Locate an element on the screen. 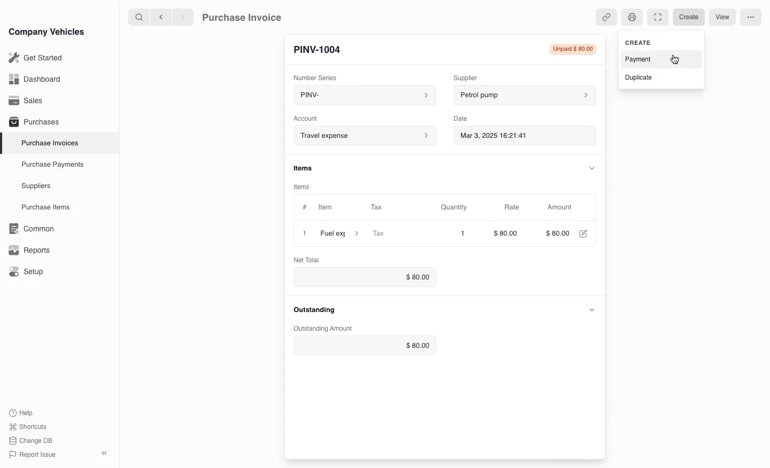  Date is located at coordinates (461, 119).